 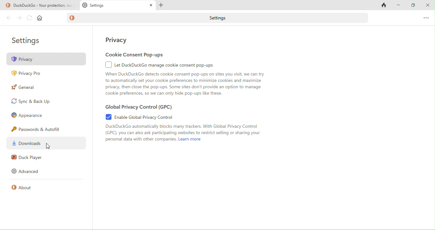 I want to click on minimize, so click(x=399, y=5).